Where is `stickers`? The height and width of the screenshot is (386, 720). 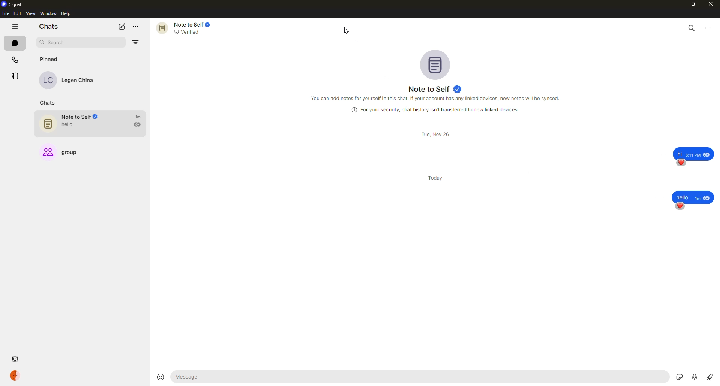
stickers is located at coordinates (677, 376).